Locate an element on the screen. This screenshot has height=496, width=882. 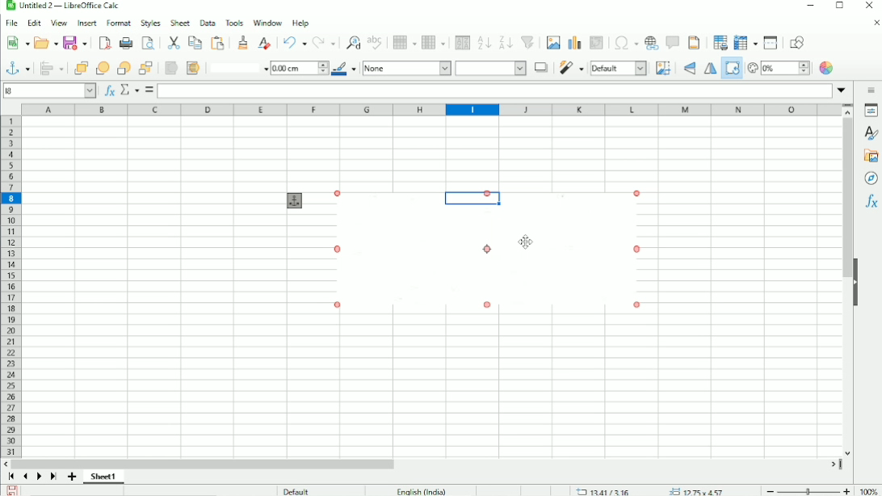
Find and rest is located at coordinates (351, 41).